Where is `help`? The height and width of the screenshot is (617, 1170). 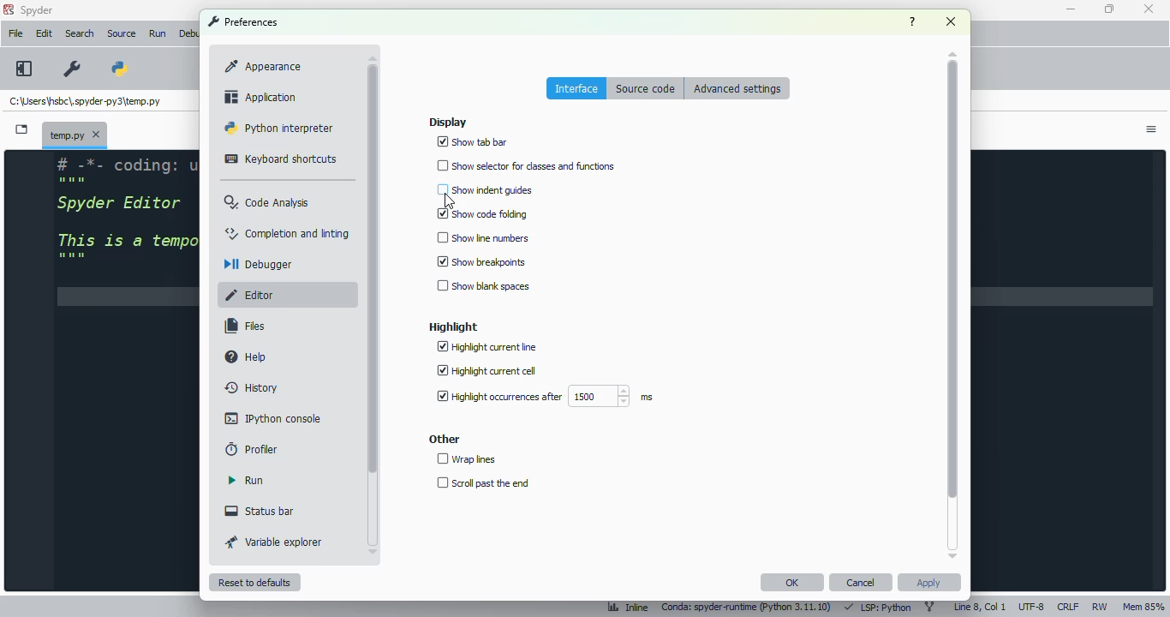
help is located at coordinates (912, 21).